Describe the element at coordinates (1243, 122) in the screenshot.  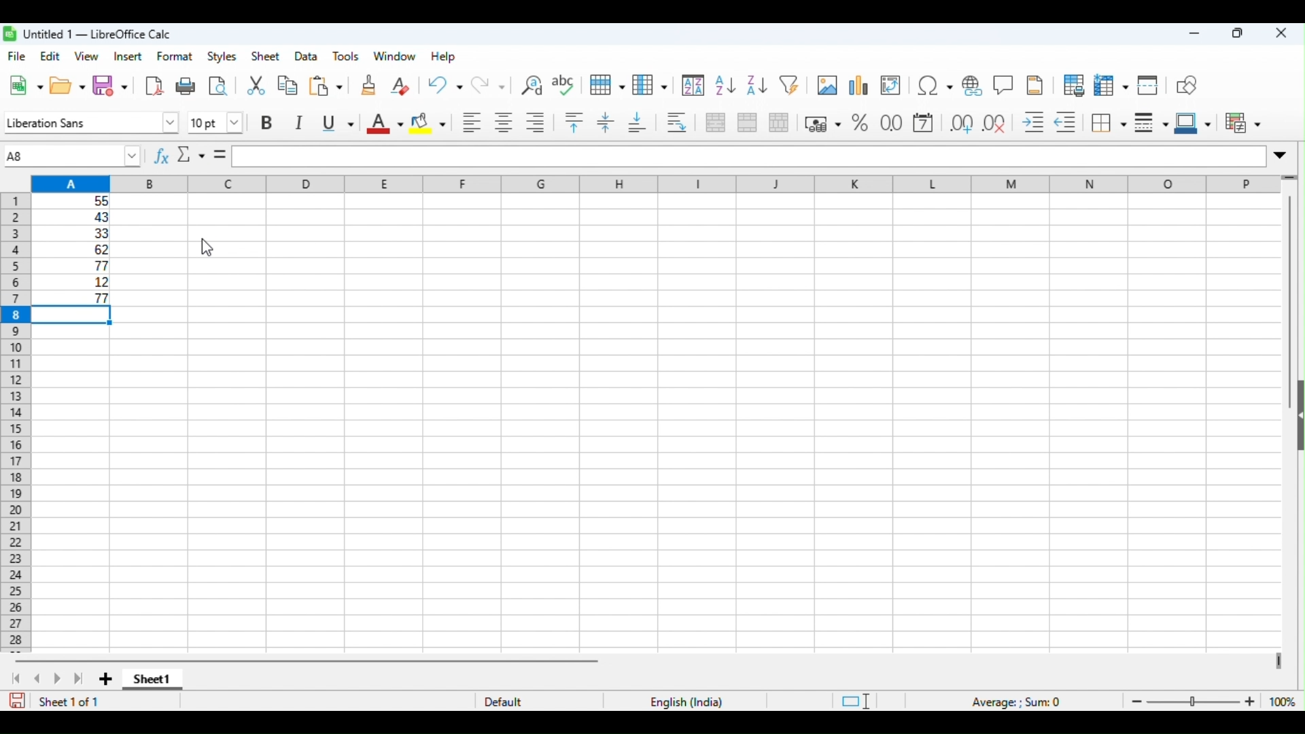
I see `conditional` at that location.